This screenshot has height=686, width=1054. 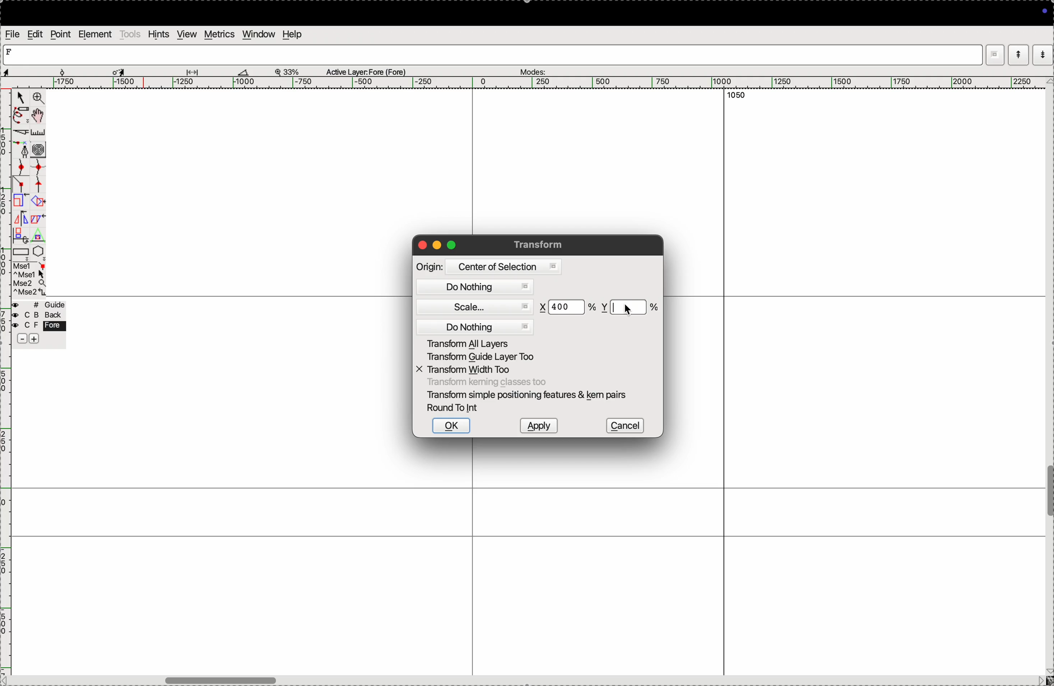 What do you see at coordinates (451, 426) in the screenshot?
I see `ok` at bounding box center [451, 426].